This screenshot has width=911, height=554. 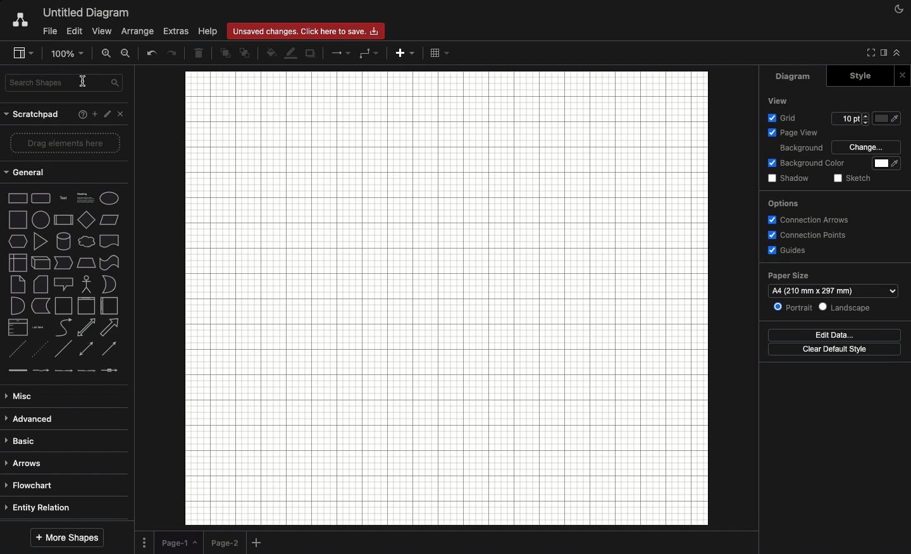 I want to click on Extras, so click(x=177, y=32).